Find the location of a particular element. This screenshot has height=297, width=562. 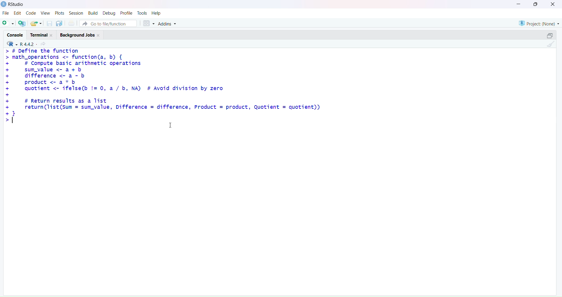

Addins is located at coordinates (168, 24).